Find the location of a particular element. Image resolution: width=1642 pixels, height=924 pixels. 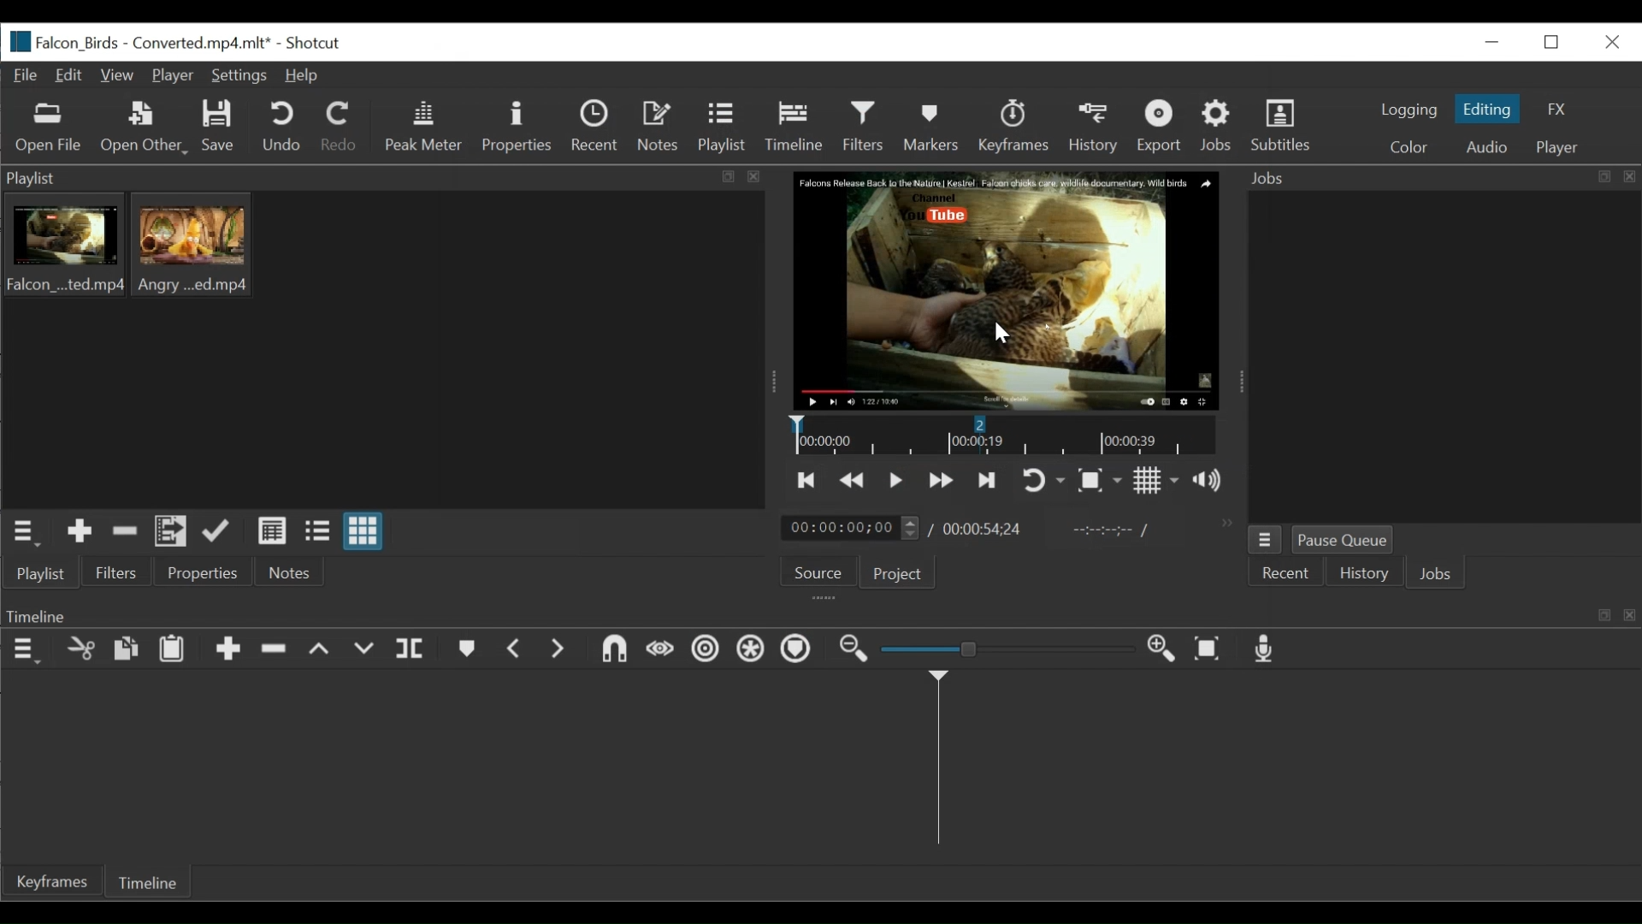

Edit is located at coordinates (73, 75).